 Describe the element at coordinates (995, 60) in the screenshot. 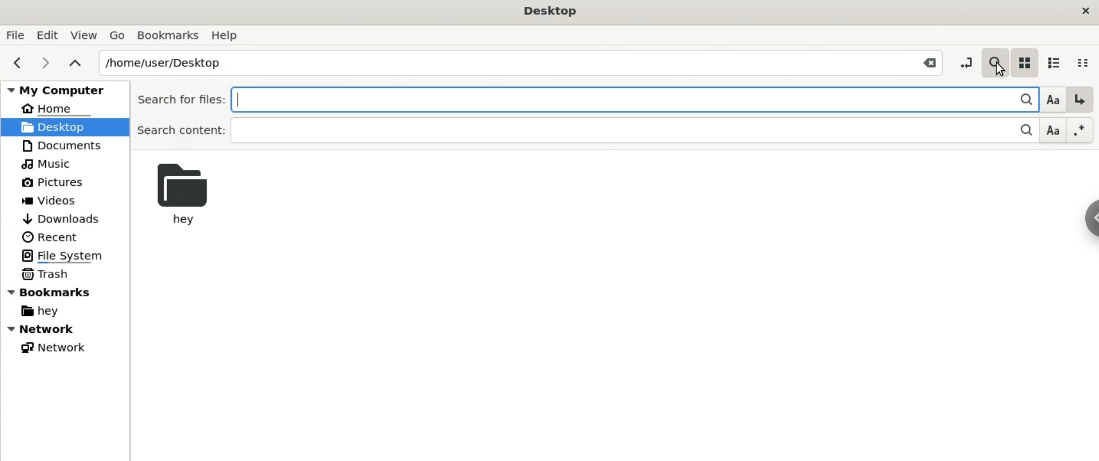

I see `Search` at that location.